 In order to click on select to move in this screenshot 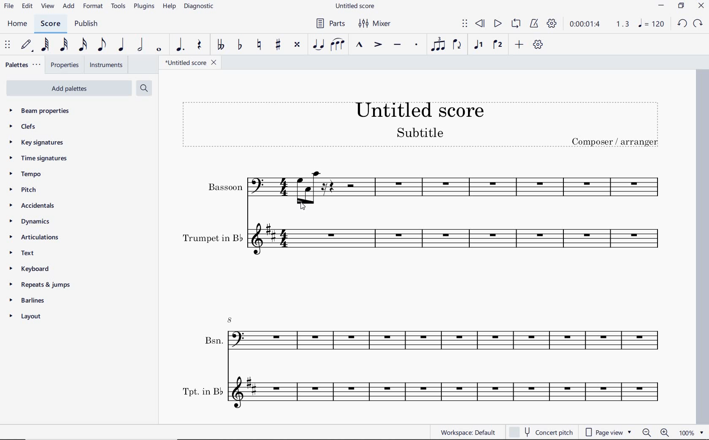, I will do `click(465, 23)`.